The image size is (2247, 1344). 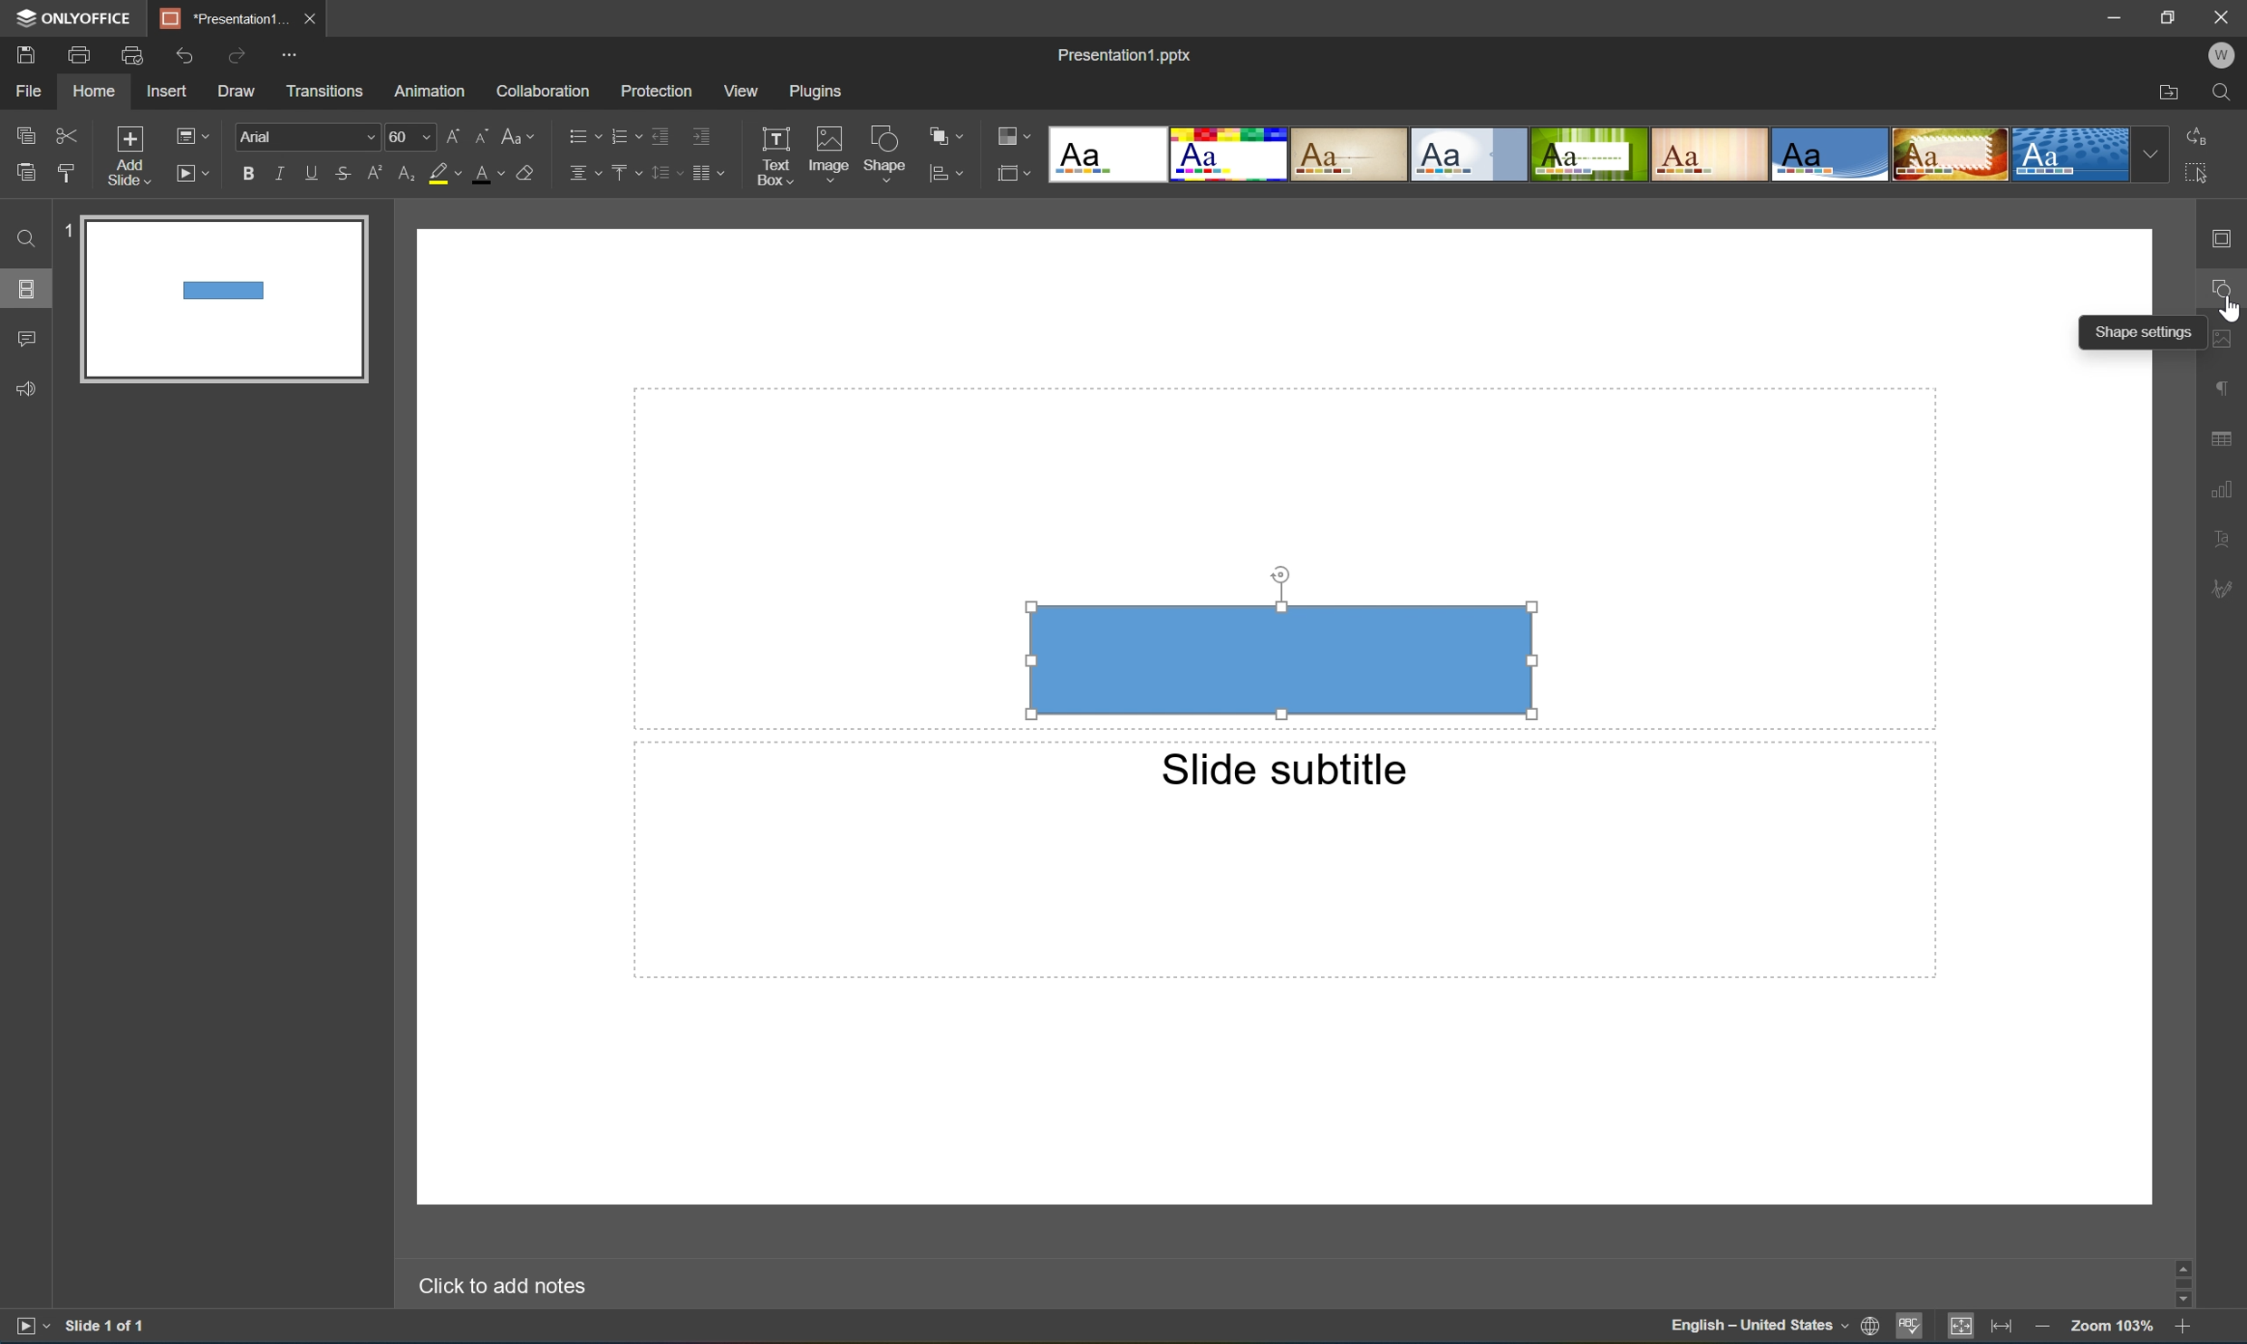 What do you see at coordinates (2222, 52) in the screenshot?
I see `W` at bounding box center [2222, 52].